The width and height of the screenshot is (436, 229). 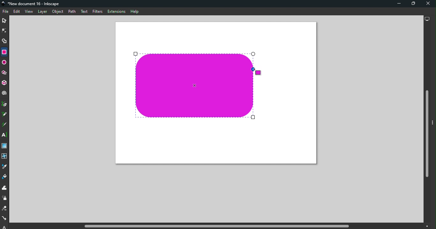 What do you see at coordinates (28, 11) in the screenshot?
I see `View` at bounding box center [28, 11].